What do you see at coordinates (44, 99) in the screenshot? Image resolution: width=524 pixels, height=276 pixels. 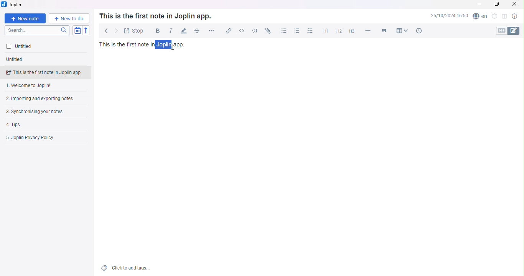 I see `Importing and exporting notes` at bounding box center [44, 99].